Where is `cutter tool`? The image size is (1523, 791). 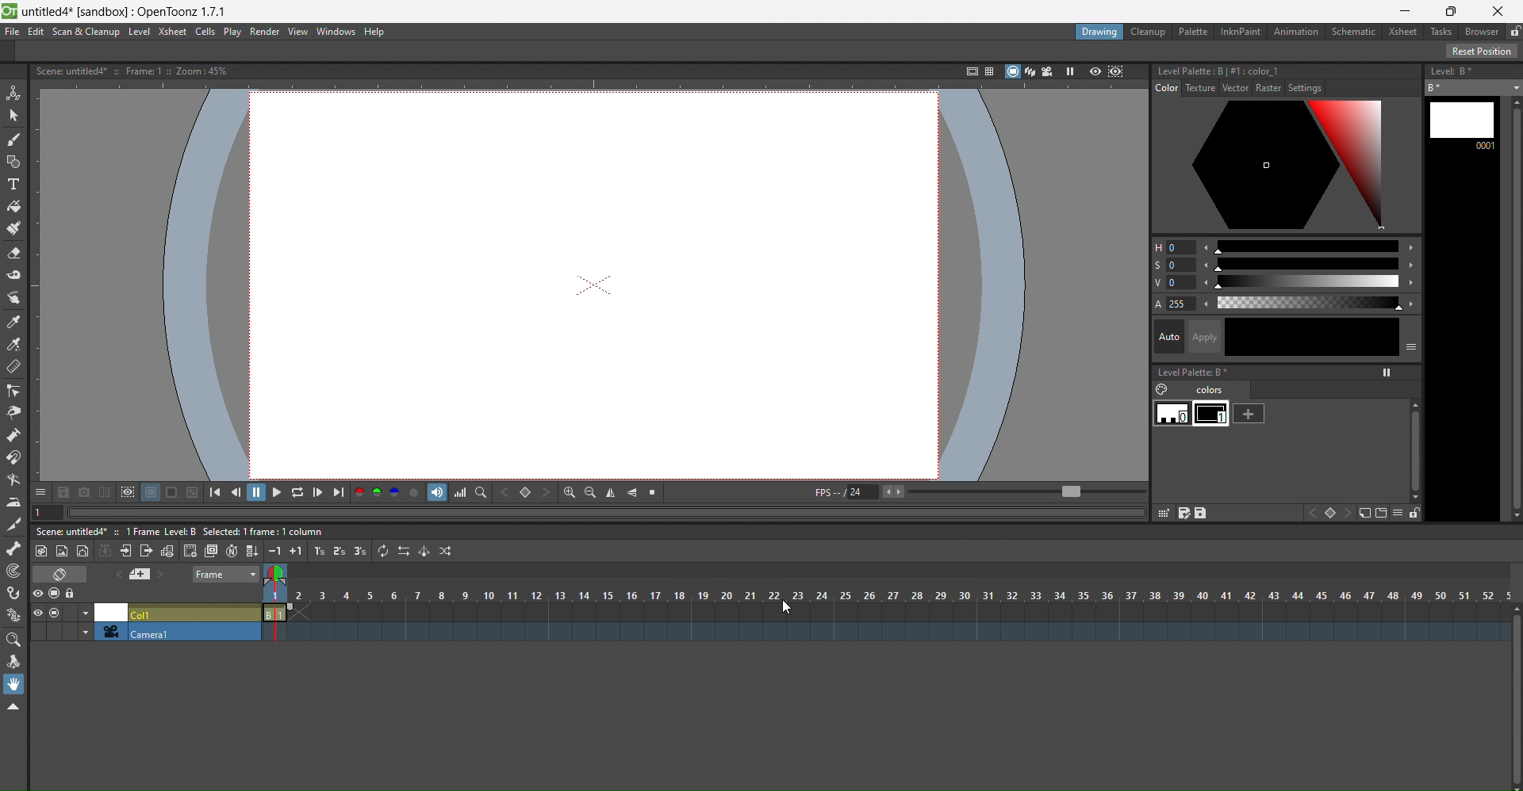
cutter tool is located at coordinates (12, 525).